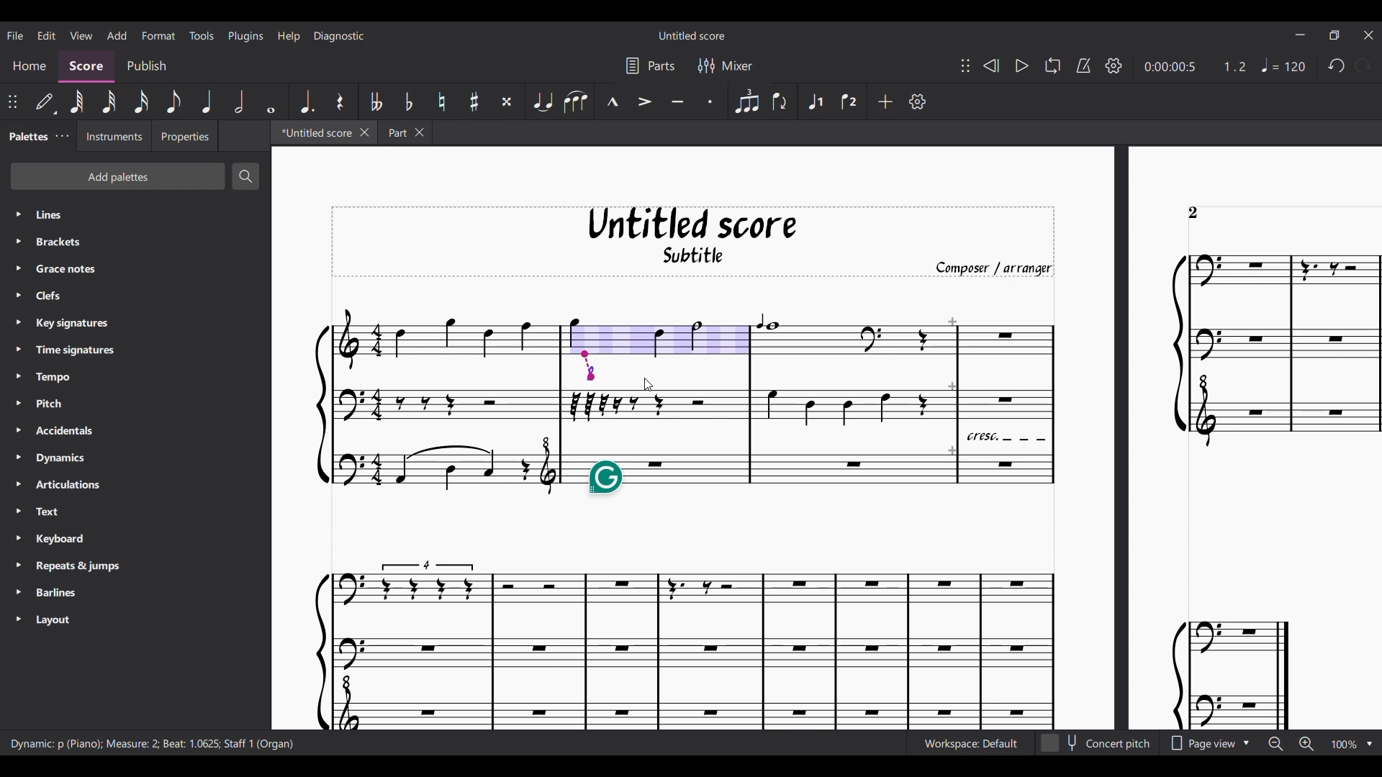 The image size is (1382, 777). Describe the element at coordinates (1083, 65) in the screenshot. I see `Metronome` at that location.